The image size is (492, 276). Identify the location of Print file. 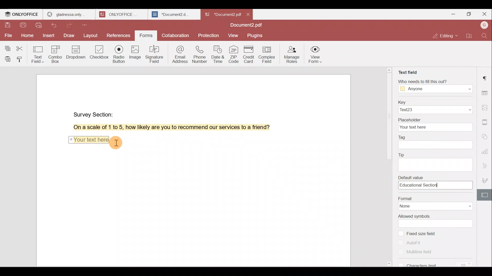
(23, 26).